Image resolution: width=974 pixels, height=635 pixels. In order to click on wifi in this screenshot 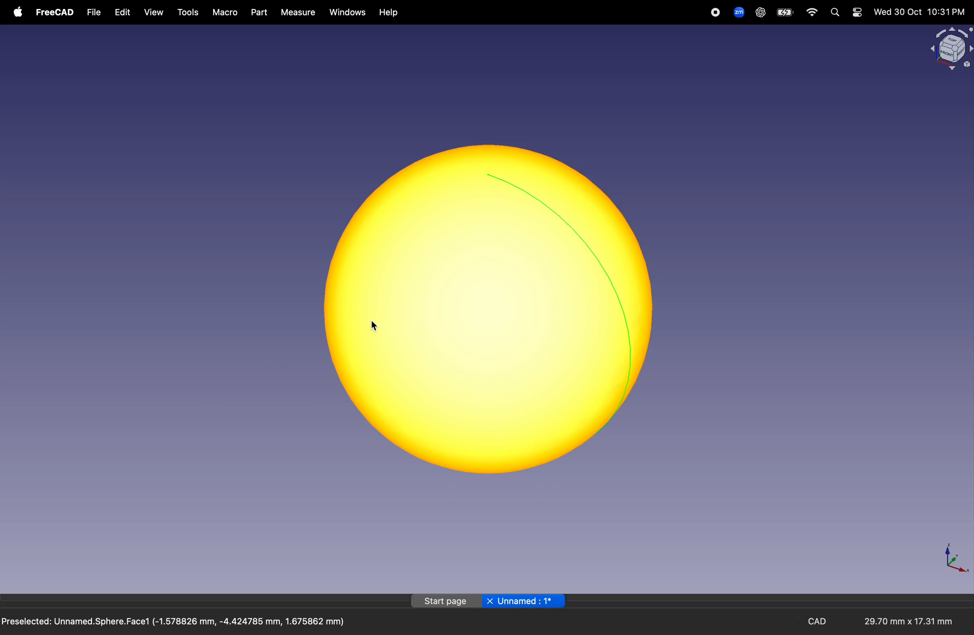, I will do `click(812, 12)`.